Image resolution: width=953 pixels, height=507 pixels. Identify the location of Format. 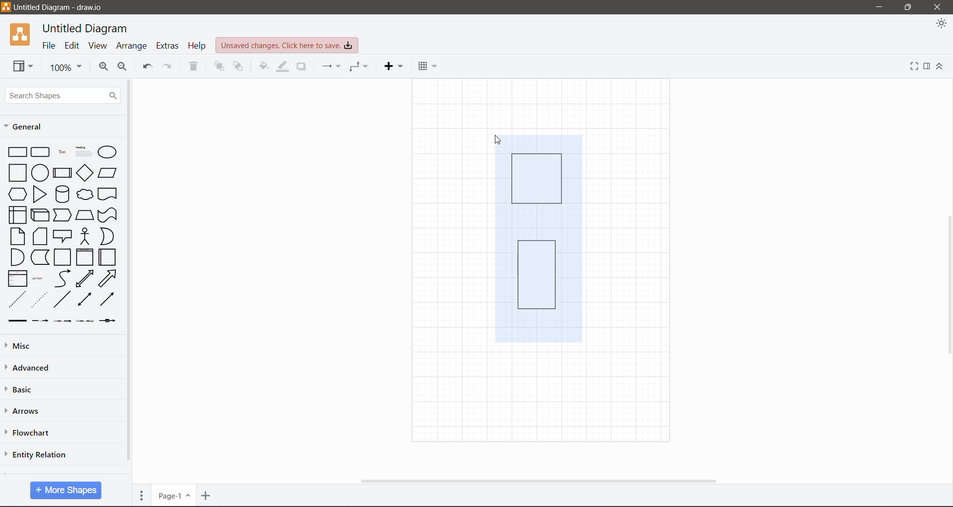
(927, 67).